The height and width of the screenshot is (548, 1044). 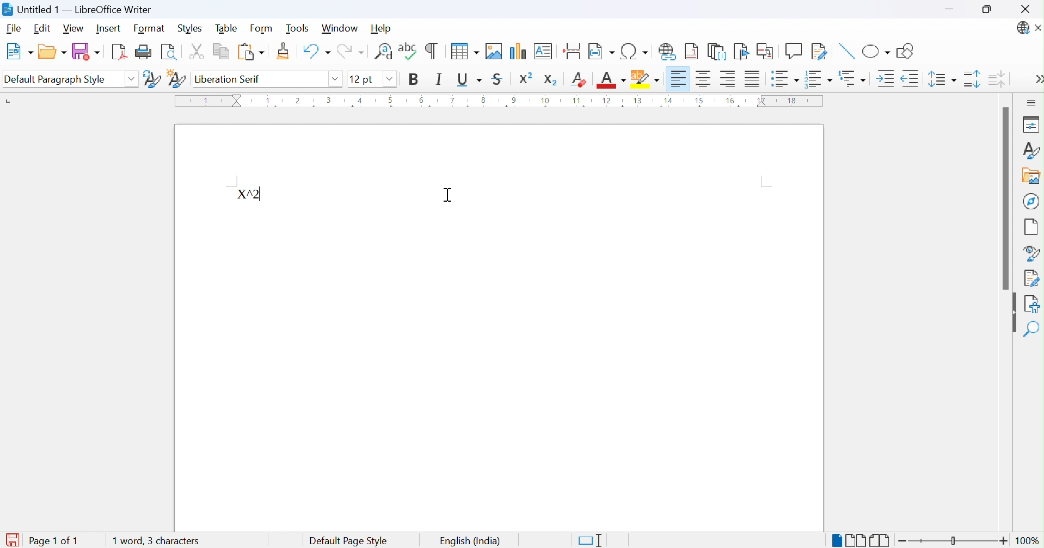 I want to click on Strikethrough, so click(x=499, y=79).